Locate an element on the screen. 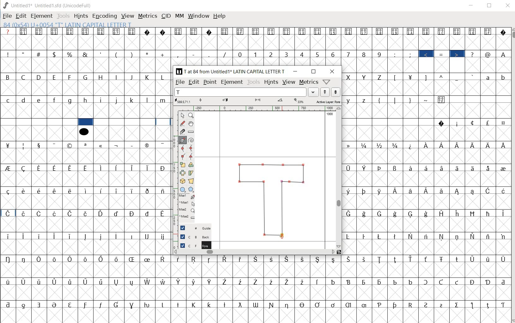 This screenshot has width=515, height=323. Symbol is located at coordinates (8, 145).